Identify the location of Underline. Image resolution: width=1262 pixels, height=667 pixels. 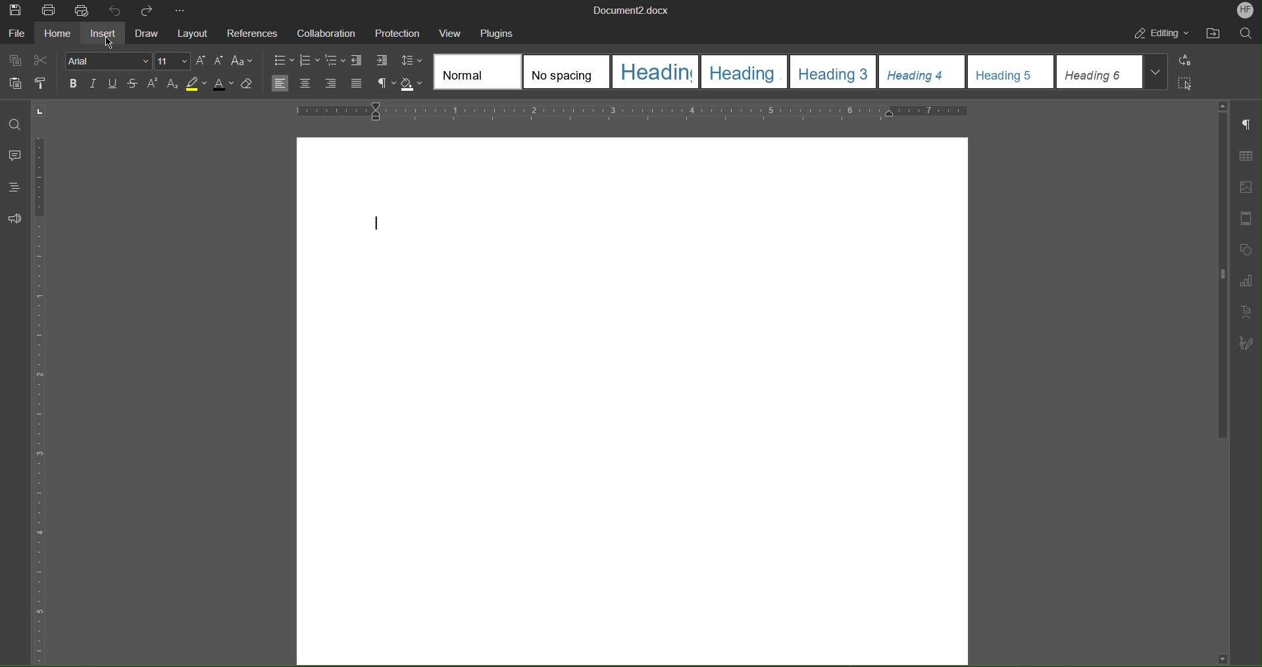
(113, 84).